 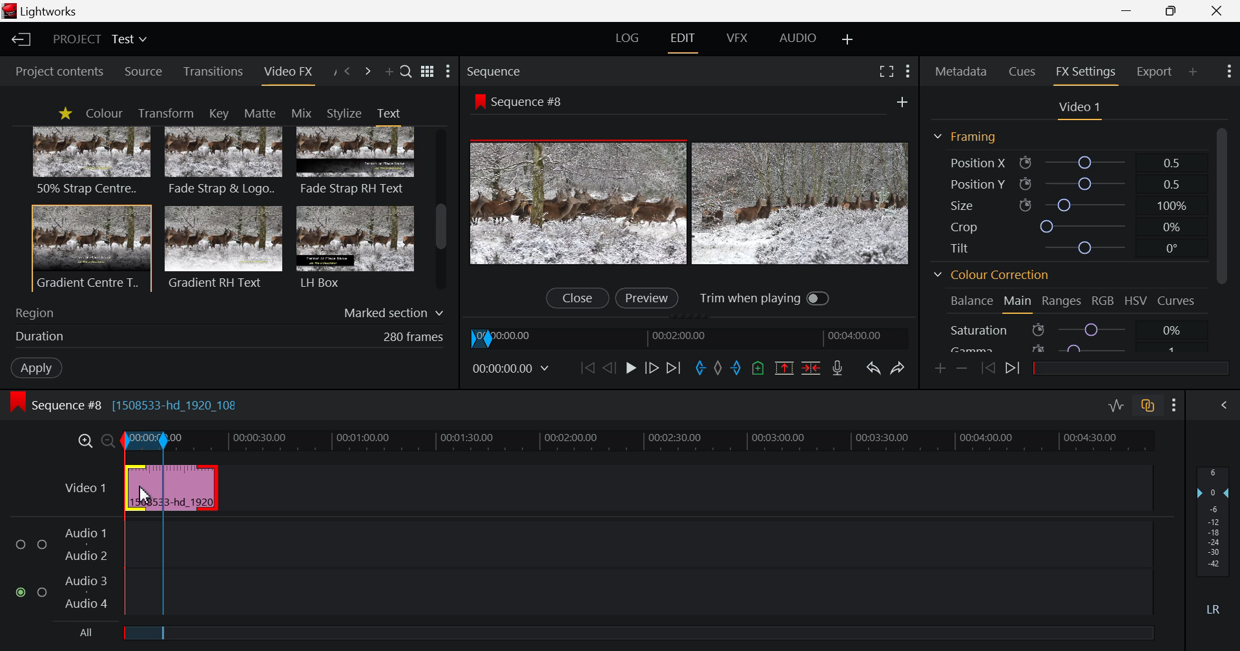 I want to click on LOG Layout, so click(x=629, y=40).